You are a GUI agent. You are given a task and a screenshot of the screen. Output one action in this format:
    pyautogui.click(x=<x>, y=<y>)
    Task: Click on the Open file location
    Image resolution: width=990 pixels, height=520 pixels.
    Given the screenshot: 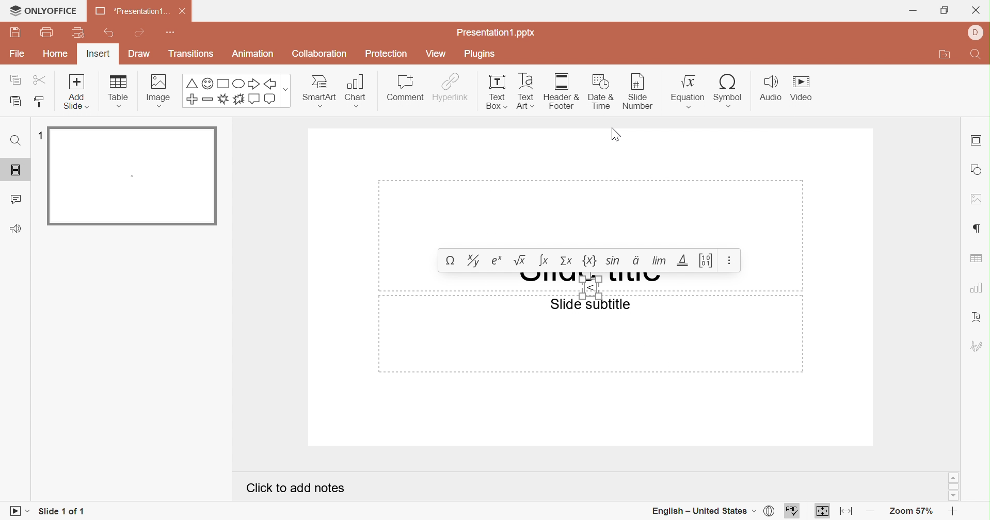 What is the action you would take?
    pyautogui.click(x=945, y=56)
    